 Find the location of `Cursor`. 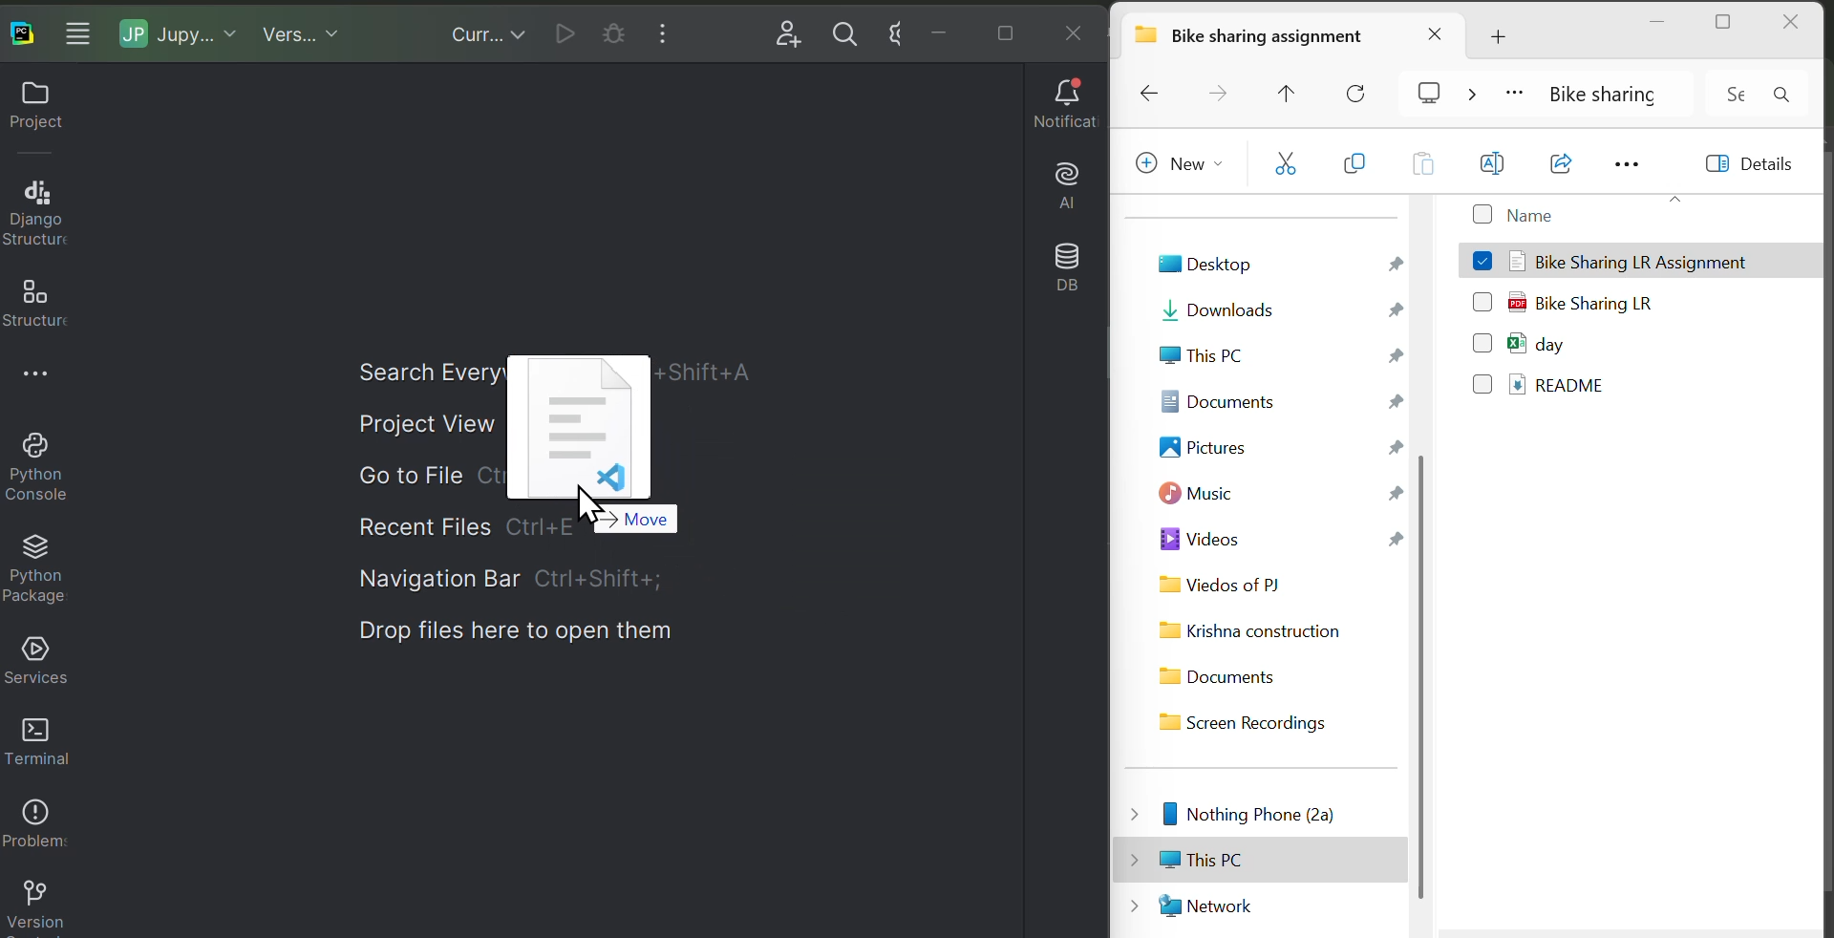

Cursor is located at coordinates (604, 508).